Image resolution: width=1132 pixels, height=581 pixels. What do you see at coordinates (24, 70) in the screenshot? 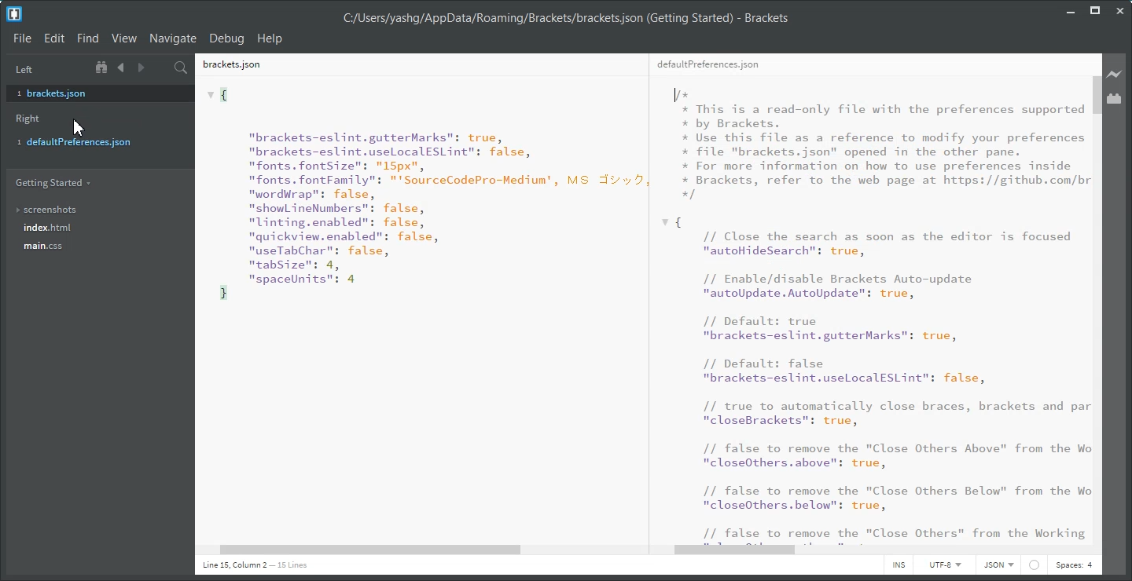
I see `Left Panel` at bounding box center [24, 70].